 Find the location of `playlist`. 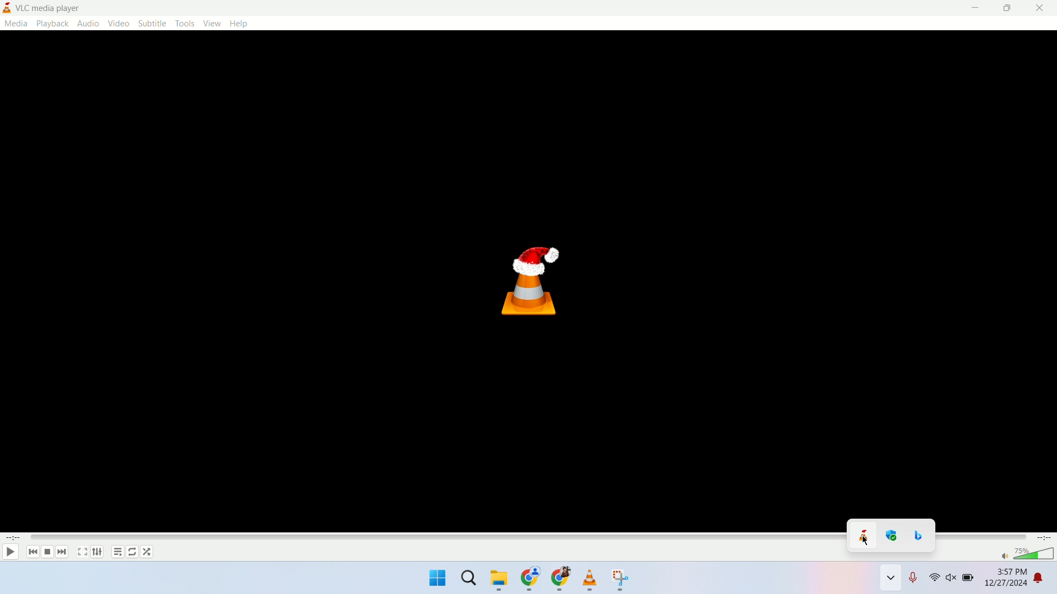

playlist is located at coordinates (116, 553).